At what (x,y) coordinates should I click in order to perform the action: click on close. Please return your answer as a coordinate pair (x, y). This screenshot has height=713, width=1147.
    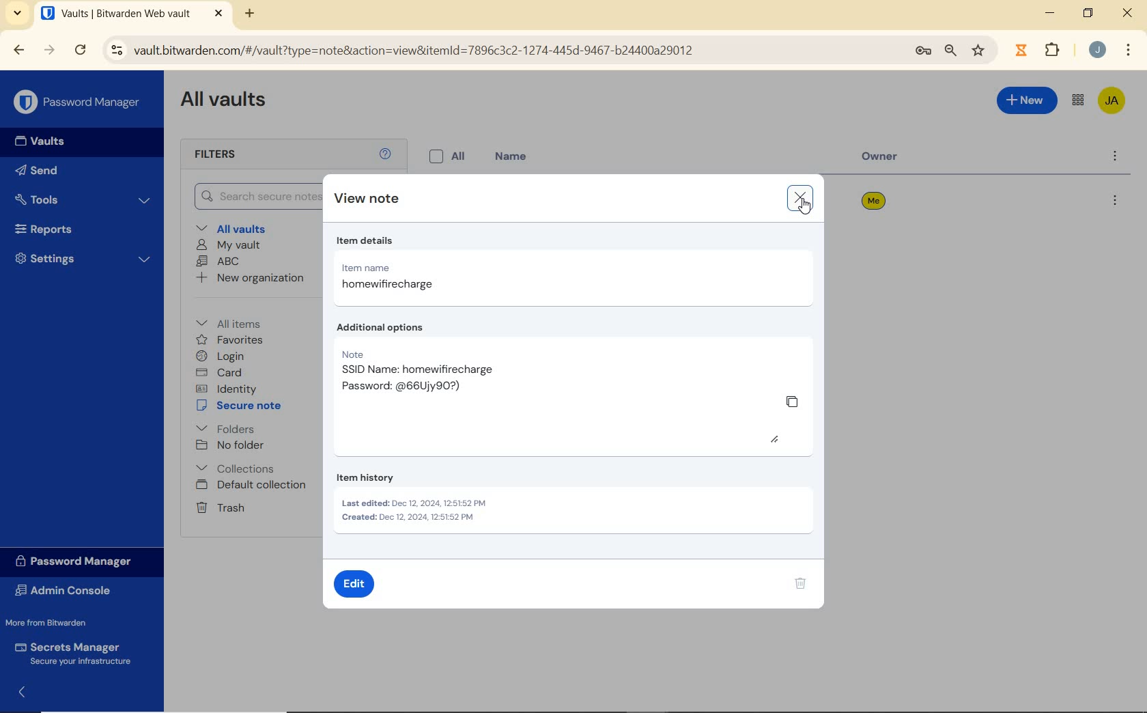
    Looking at the image, I should click on (1127, 12).